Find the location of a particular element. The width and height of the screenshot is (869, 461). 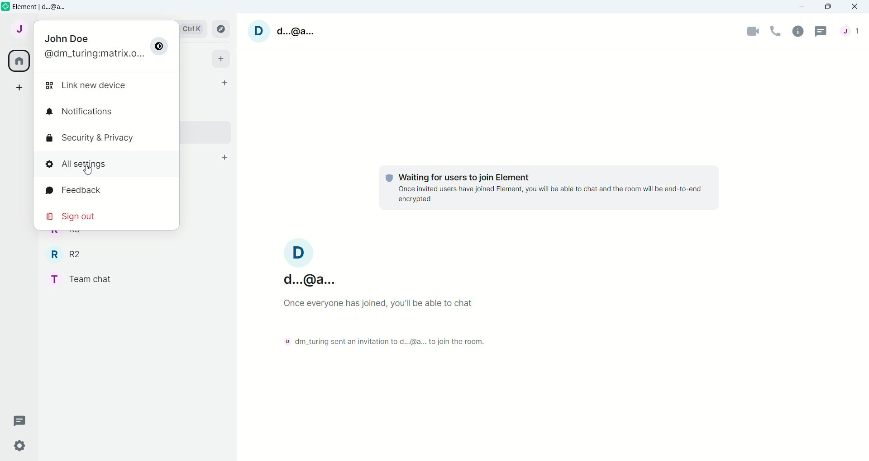

Room Team chat is located at coordinates (79, 279).